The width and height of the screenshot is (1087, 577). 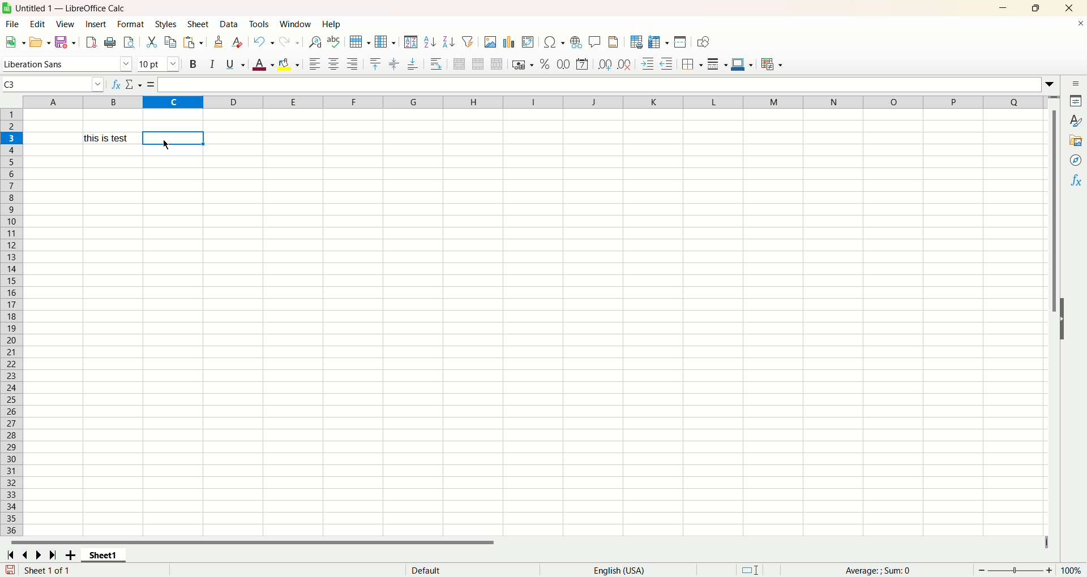 What do you see at coordinates (166, 144) in the screenshot?
I see `Cursor` at bounding box center [166, 144].